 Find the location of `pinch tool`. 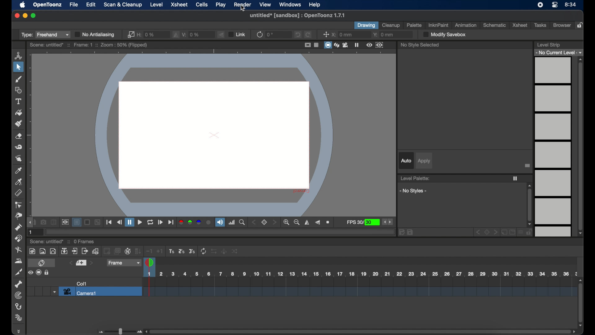

pinch tool is located at coordinates (17, 216).